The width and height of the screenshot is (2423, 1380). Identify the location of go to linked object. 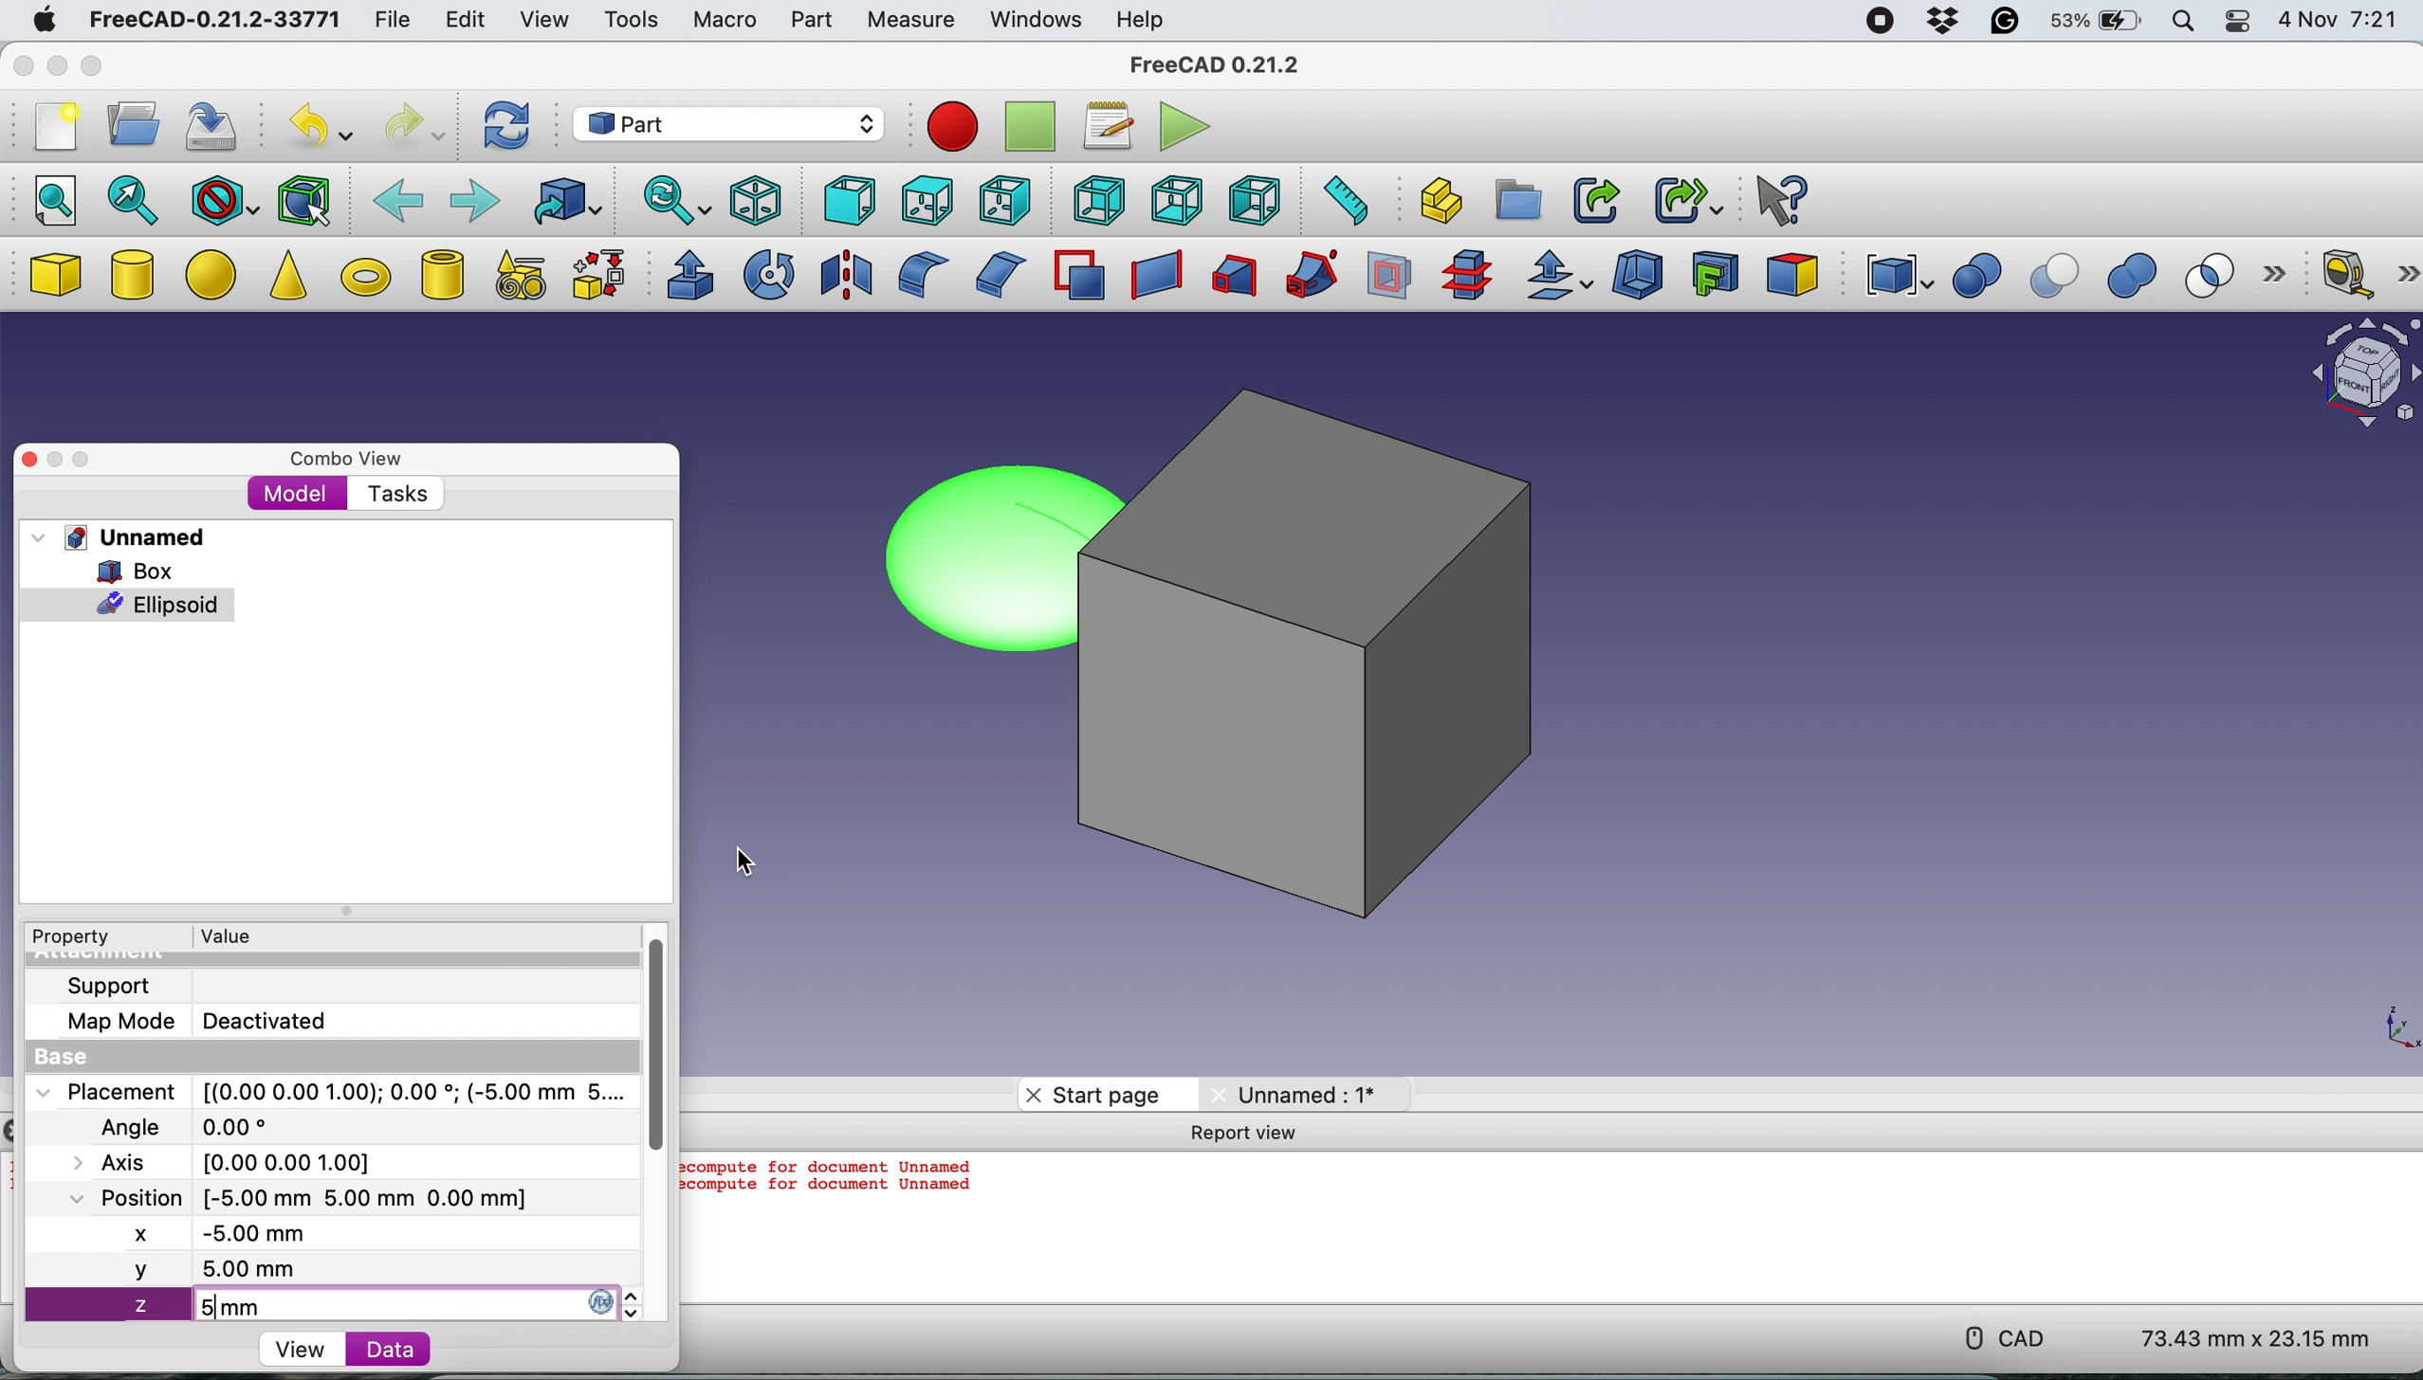
(566, 201).